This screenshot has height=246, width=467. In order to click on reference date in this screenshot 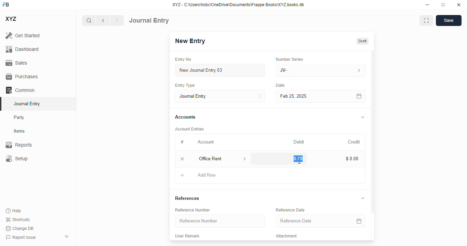, I will do `click(307, 221)`.